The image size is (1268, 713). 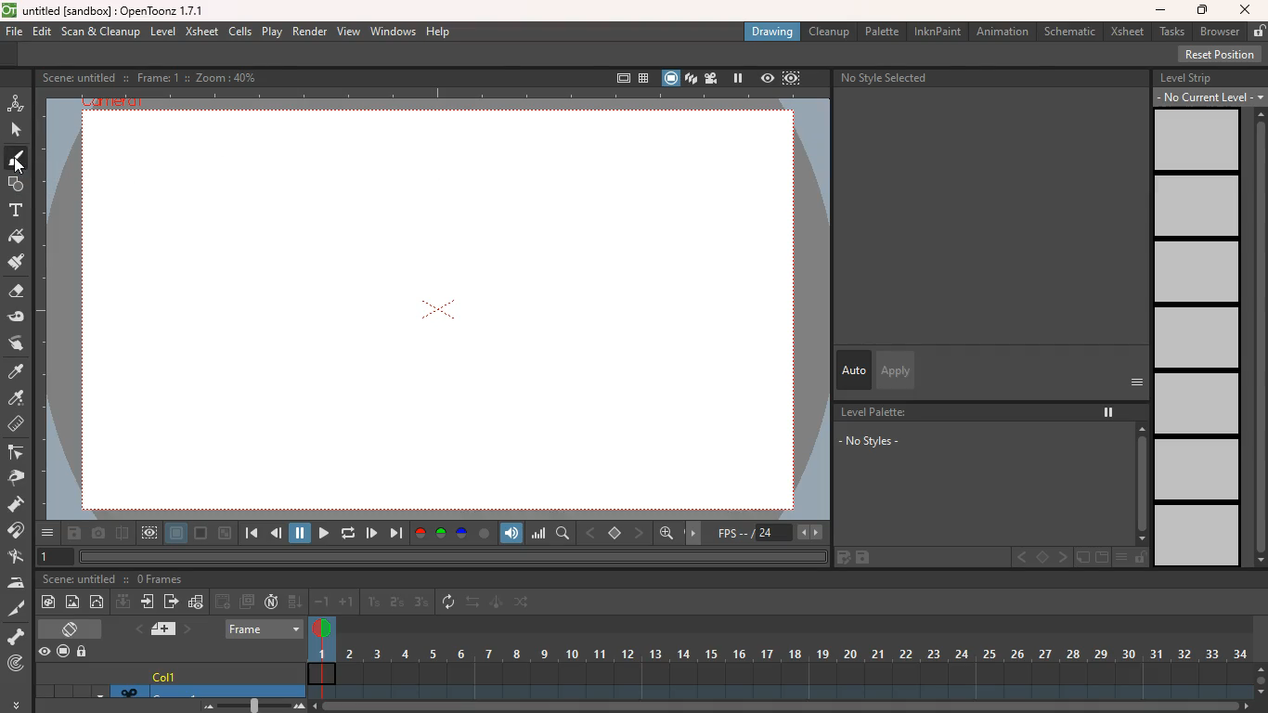 I want to click on minimize, so click(x=225, y=533).